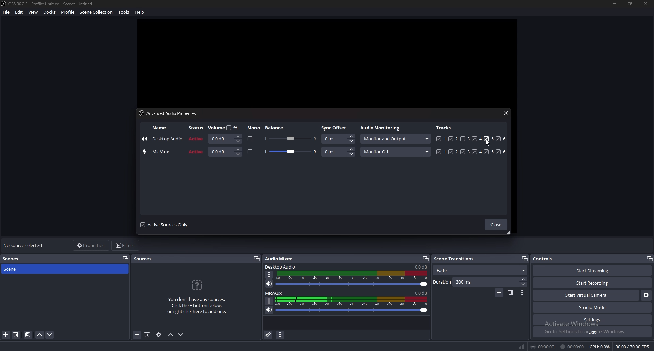 The width and height of the screenshot is (654, 351). Describe the element at coordinates (280, 259) in the screenshot. I see `audio mixer` at that location.